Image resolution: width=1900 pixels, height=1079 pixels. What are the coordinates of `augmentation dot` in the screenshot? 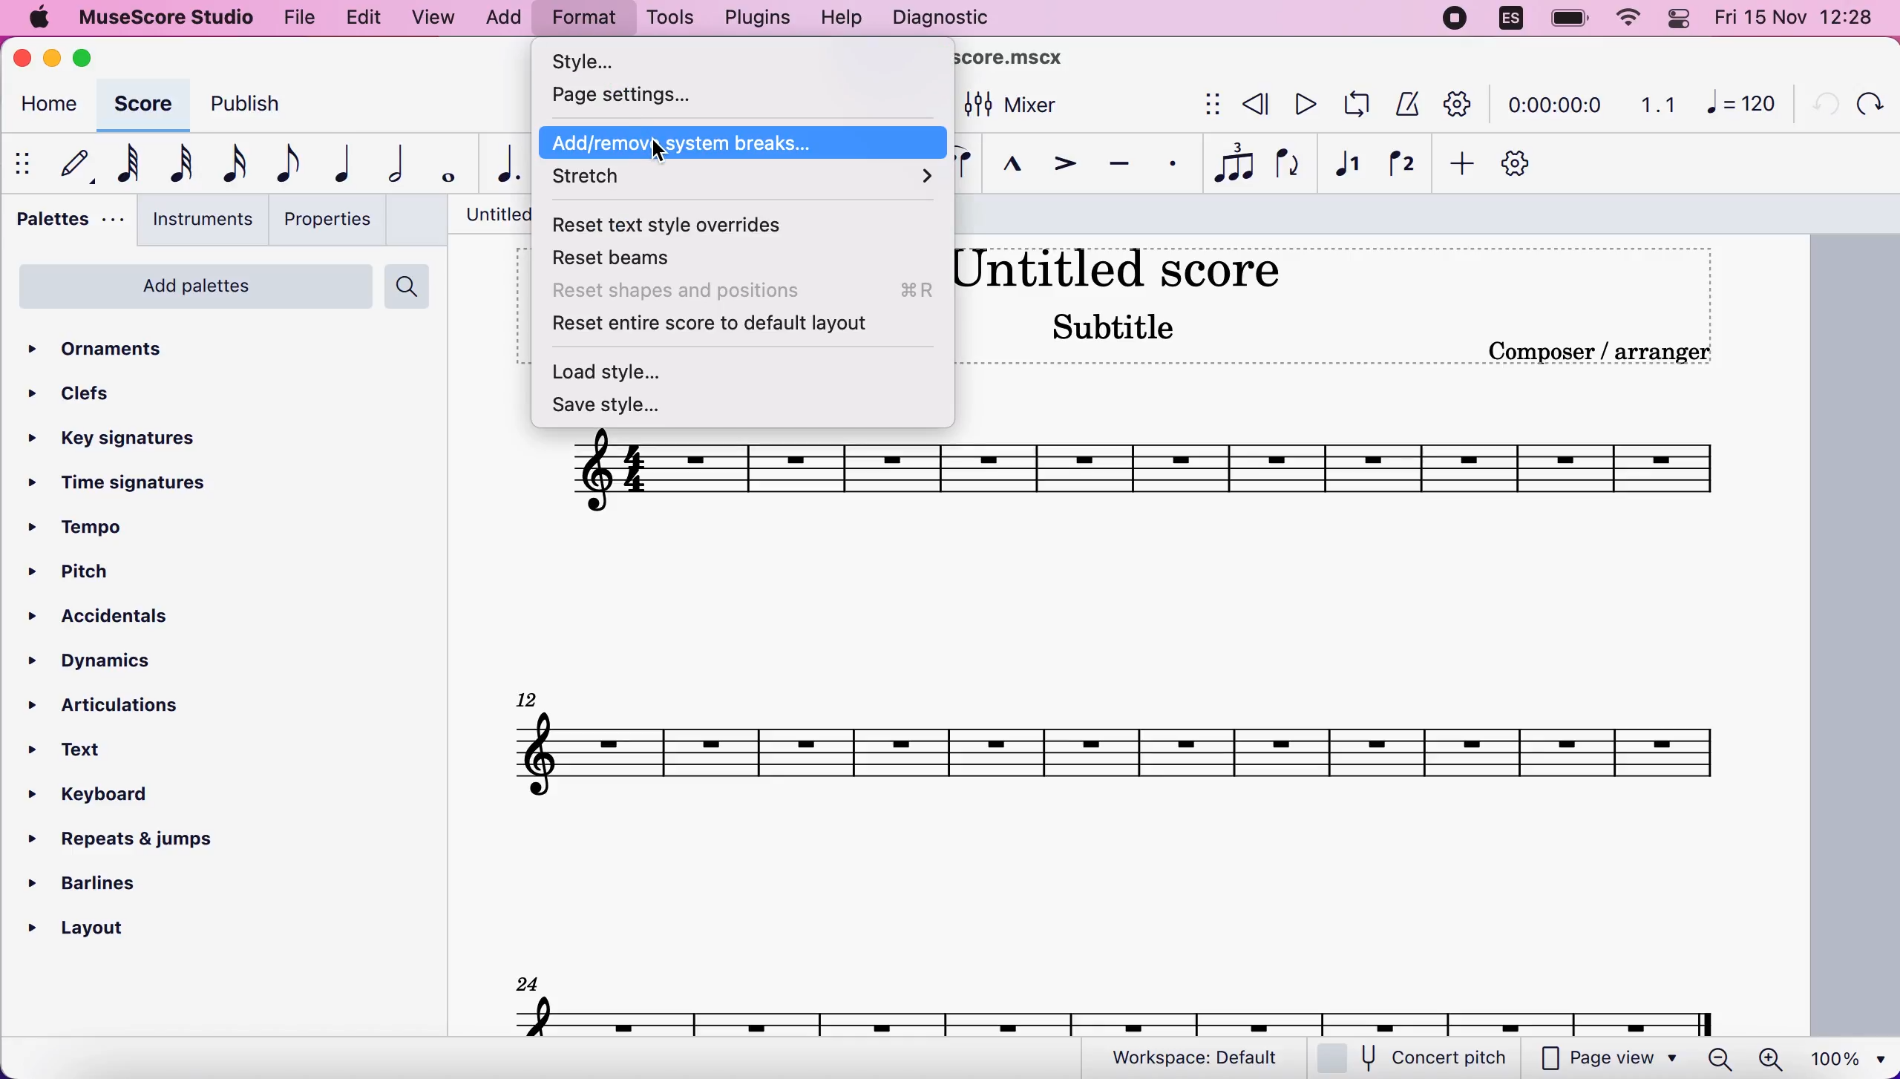 It's located at (500, 165).